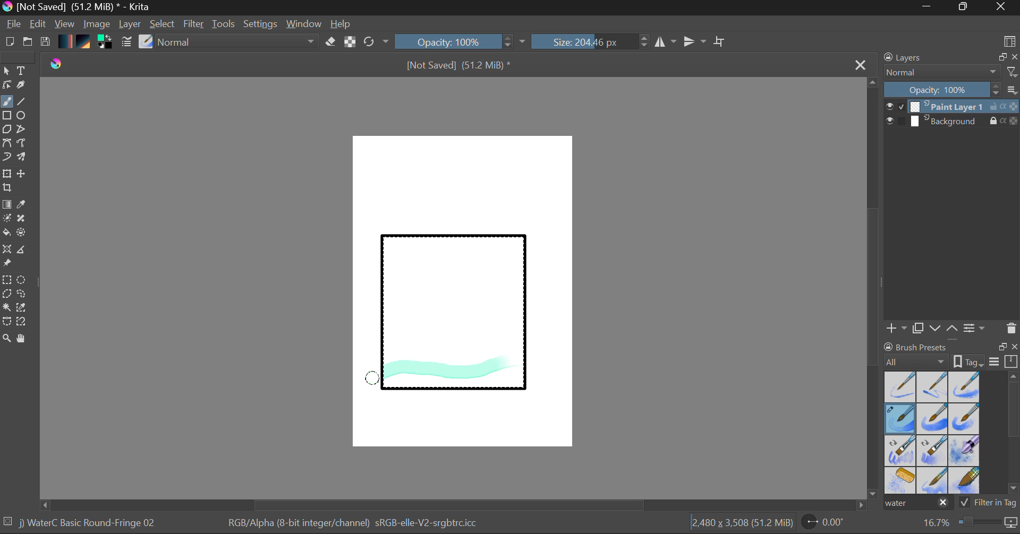 This screenshot has width=1020, height=534. I want to click on Move Layer Up, so click(953, 328).